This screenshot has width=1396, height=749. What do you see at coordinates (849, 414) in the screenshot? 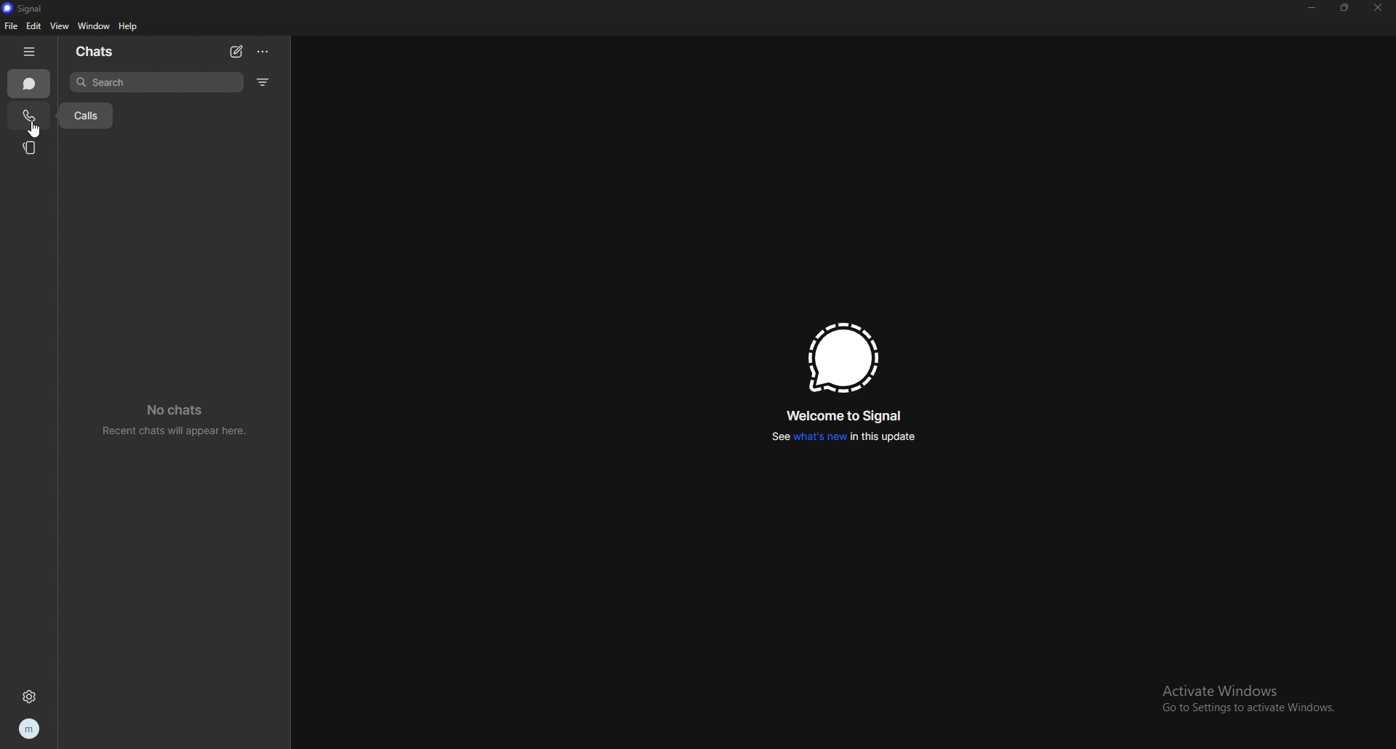
I see `welcome TO SIGNAL` at bounding box center [849, 414].